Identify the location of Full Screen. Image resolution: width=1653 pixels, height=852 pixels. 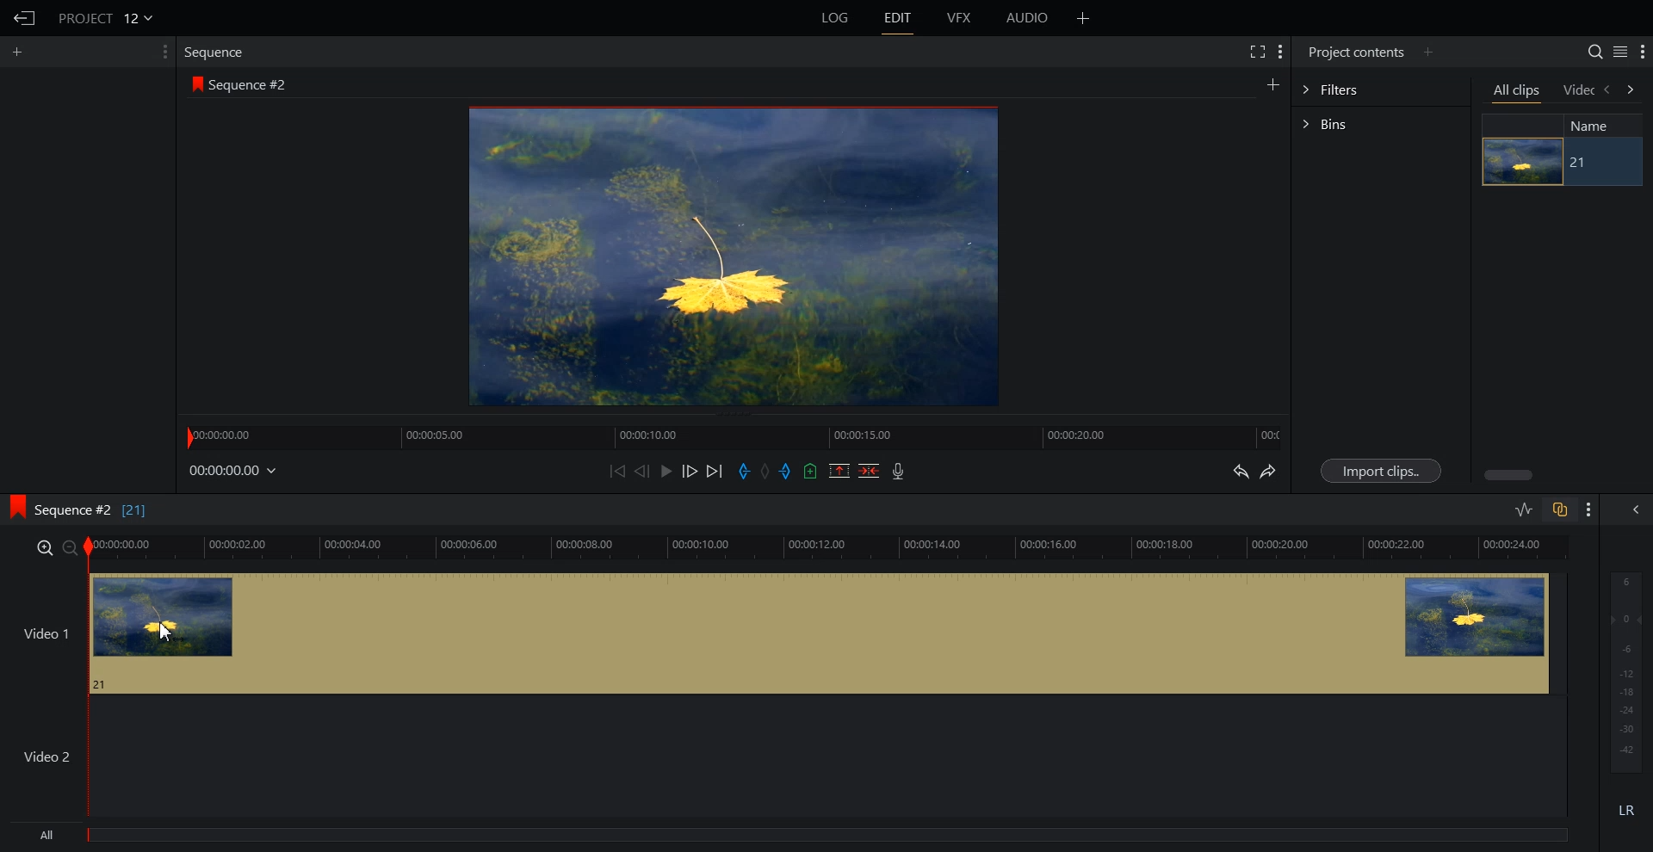
(1259, 52).